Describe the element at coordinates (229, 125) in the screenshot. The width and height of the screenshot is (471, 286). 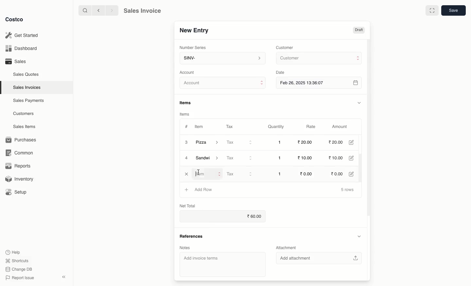
I see `Tax` at that location.